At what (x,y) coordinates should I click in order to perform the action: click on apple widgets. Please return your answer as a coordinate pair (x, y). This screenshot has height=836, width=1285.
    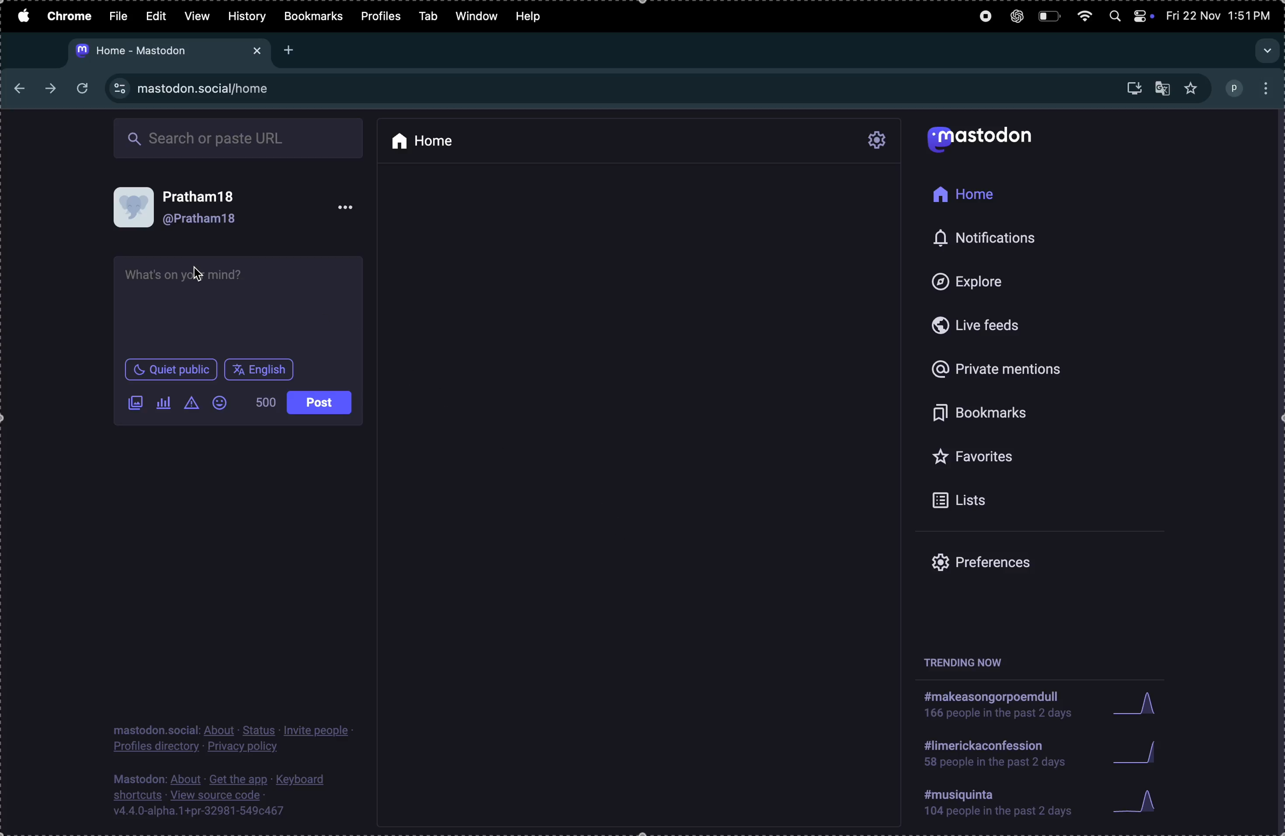
    Looking at the image, I should click on (1141, 17).